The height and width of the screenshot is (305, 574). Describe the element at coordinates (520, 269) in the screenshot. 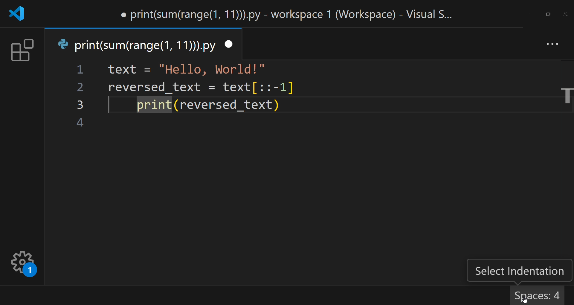

I see `select indentation` at that location.